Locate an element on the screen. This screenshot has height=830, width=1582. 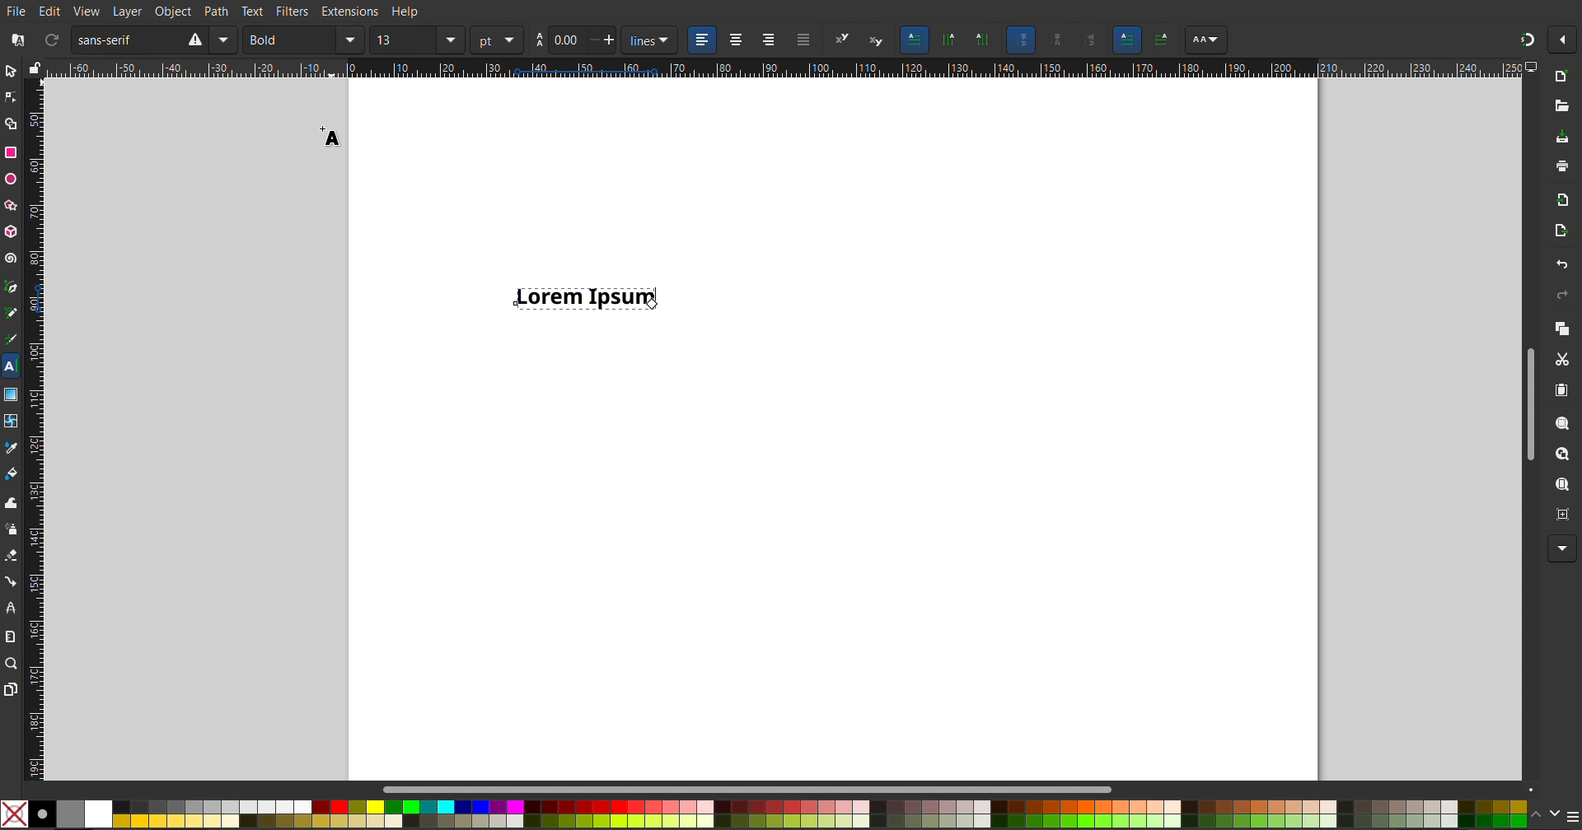
Select Font Collections is located at coordinates (16, 40).